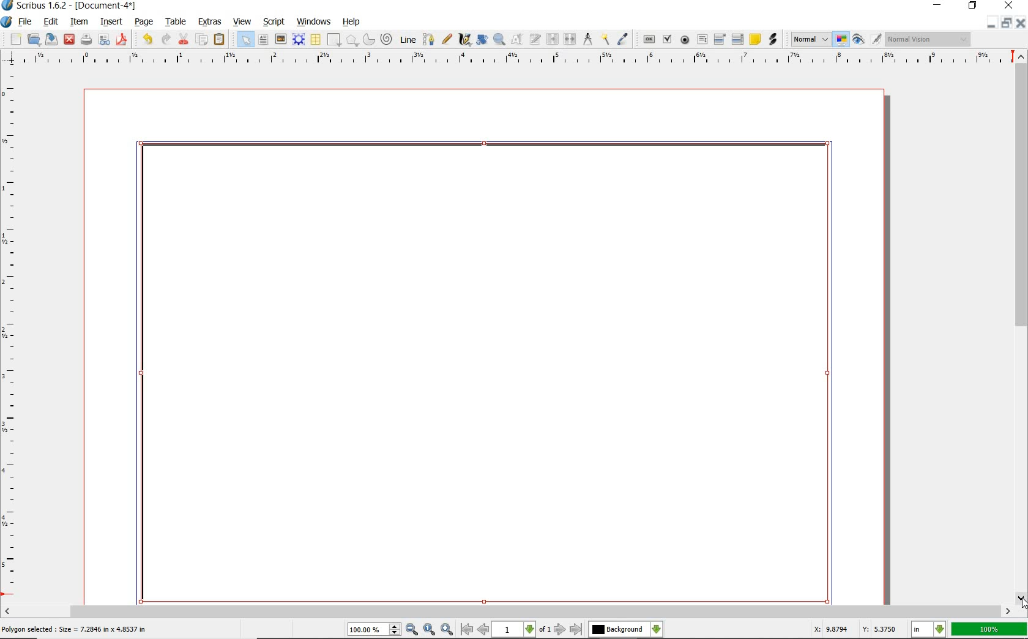 The height and width of the screenshot is (639, 1028). What do you see at coordinates (667, 39) in the screenshot?
I see `pdf check box` at bounding box center [667, 39].